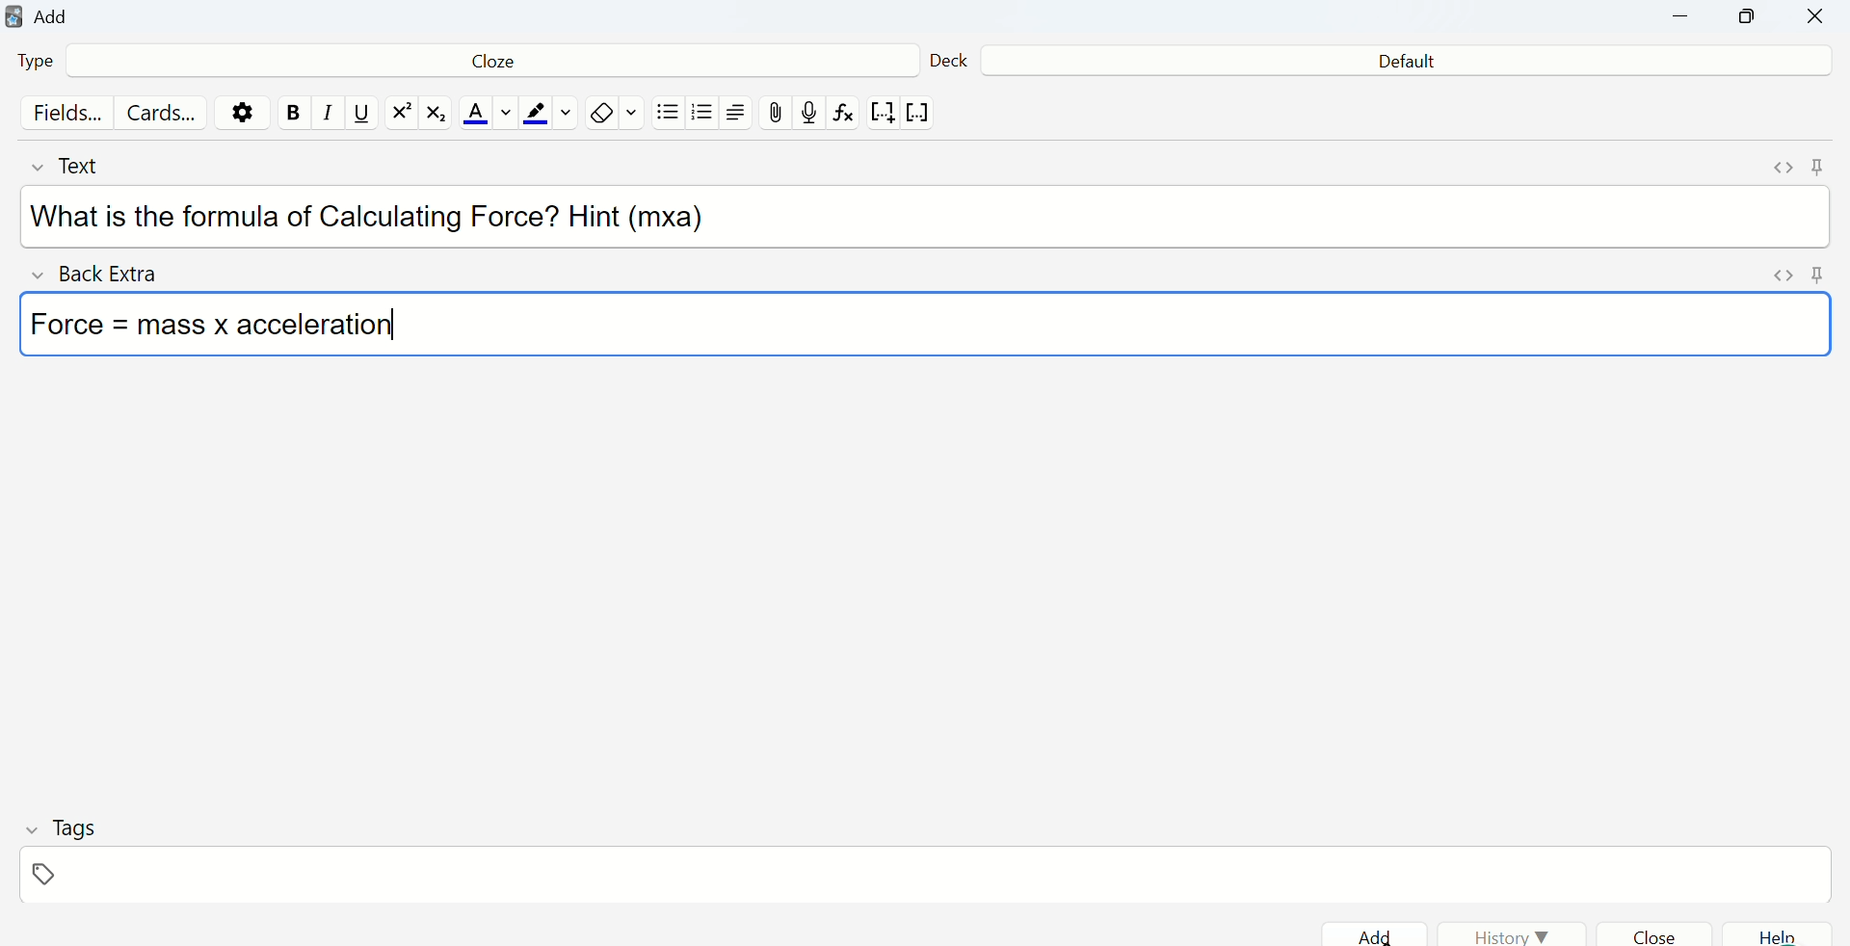 This screenshot has width=1850, height=946. What do you see at coordinates (247, 112) in the screenshot?
I see `Settings` at bounding box center [247, 112].